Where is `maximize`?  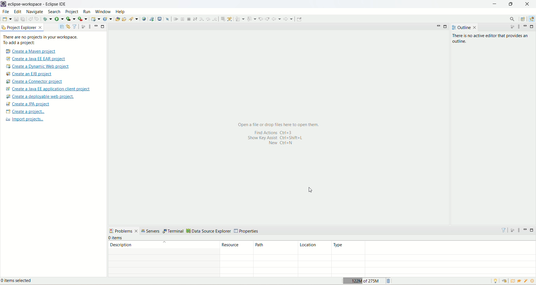 maximize is located at coordinates (533, 230).